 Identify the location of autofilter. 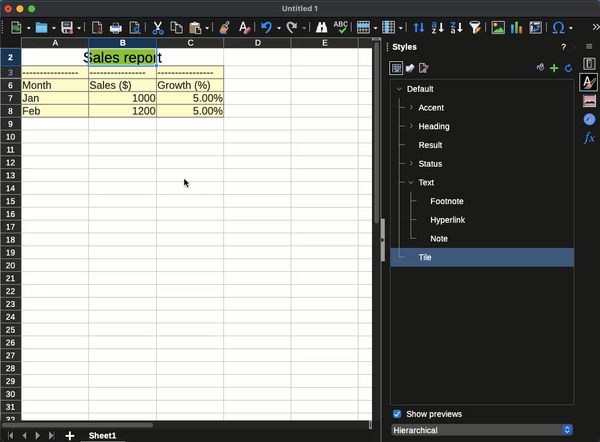
(476, 27).